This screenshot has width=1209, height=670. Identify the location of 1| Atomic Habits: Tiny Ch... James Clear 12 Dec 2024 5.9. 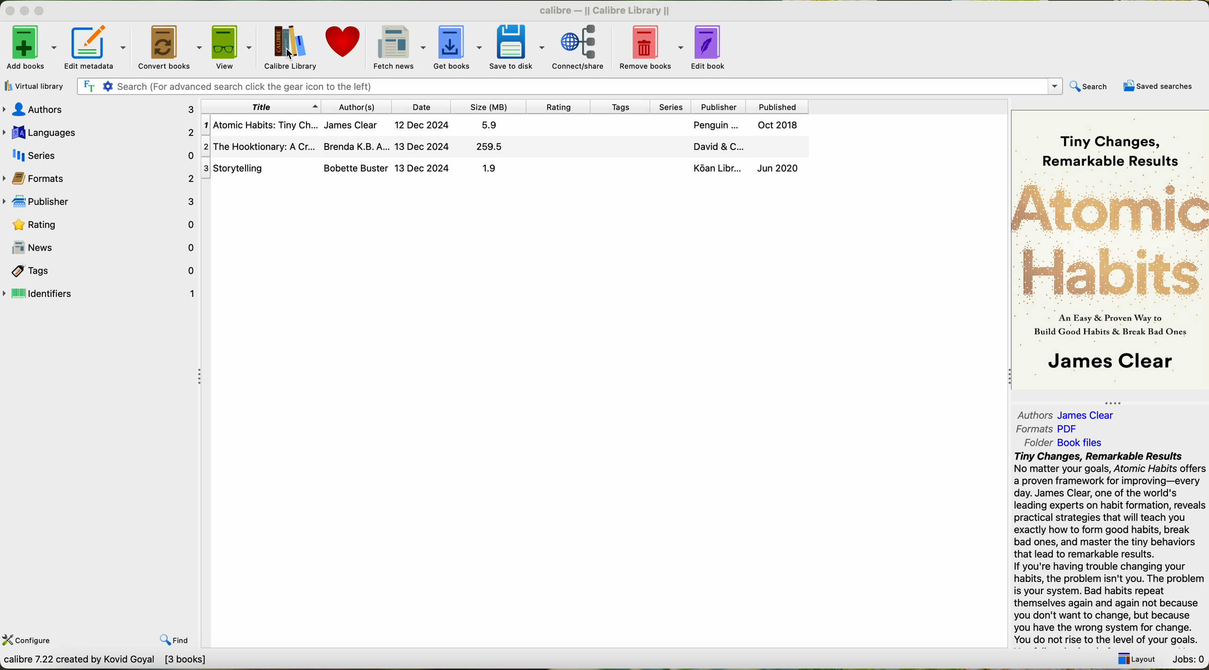
(356, 126).